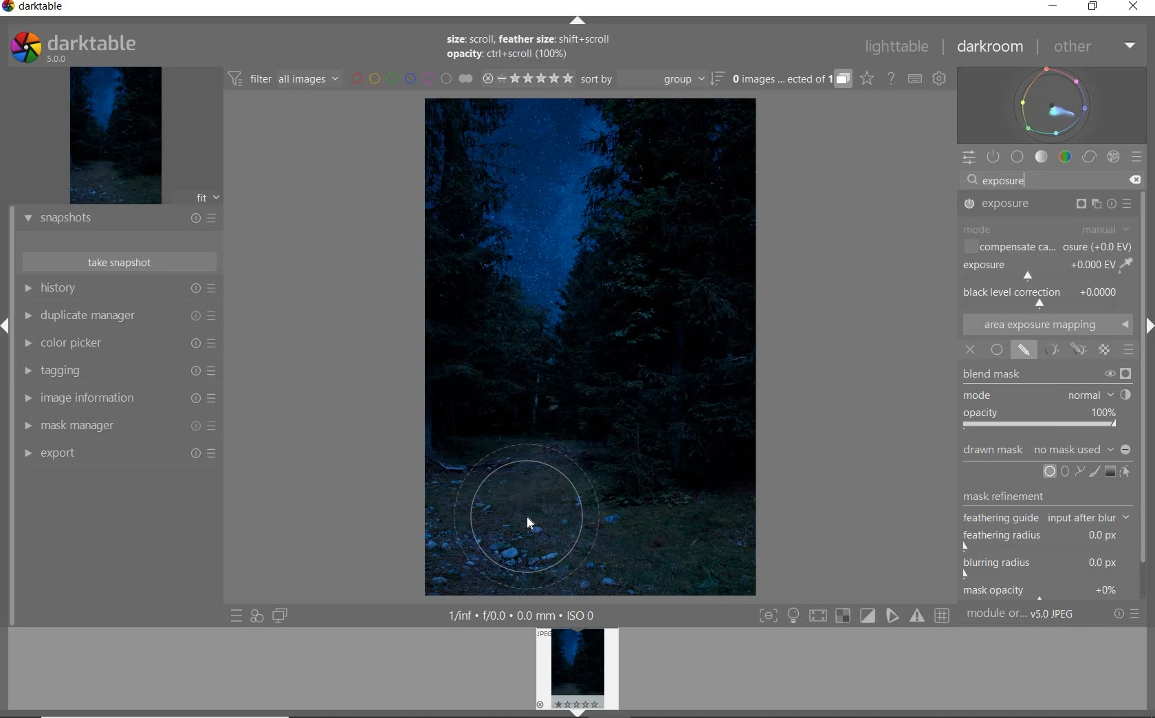 This screenshot has width=1155, height=718. What do you see at coordinates (237, 616) in the screenshot?
I see `QUICK ACCESS TO PRESET` at bounding box center [237, 616].